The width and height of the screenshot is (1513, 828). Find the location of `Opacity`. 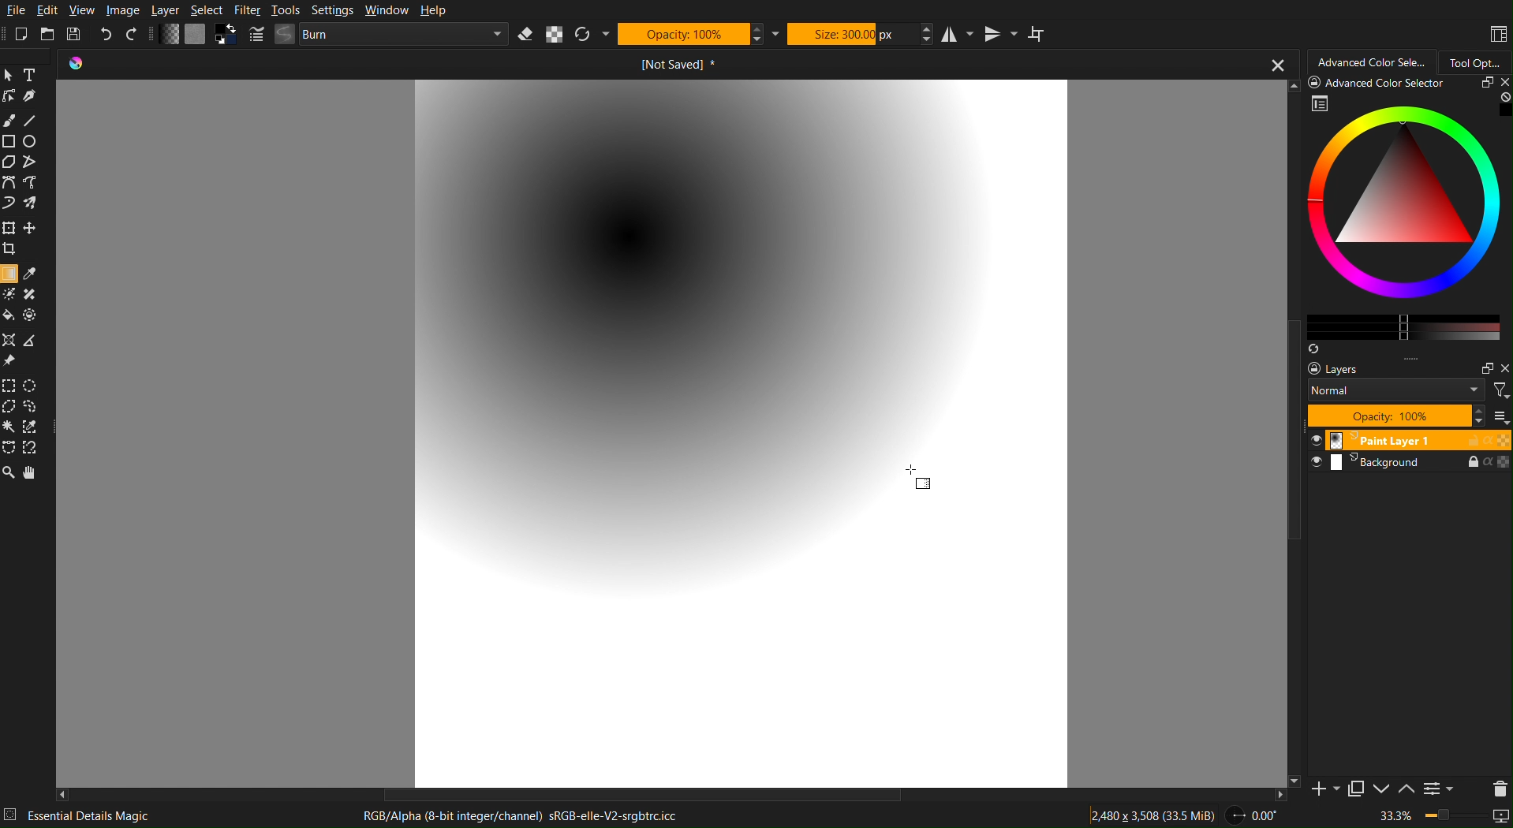

Opacity is located at coordinates (689, 33).